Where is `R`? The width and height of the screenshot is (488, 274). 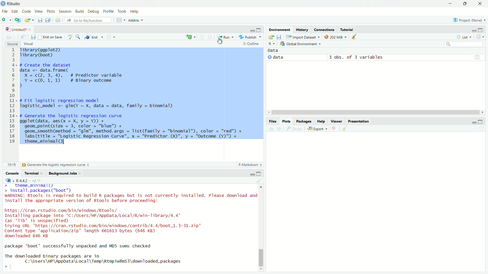
R is located at coordinates (10, 180).